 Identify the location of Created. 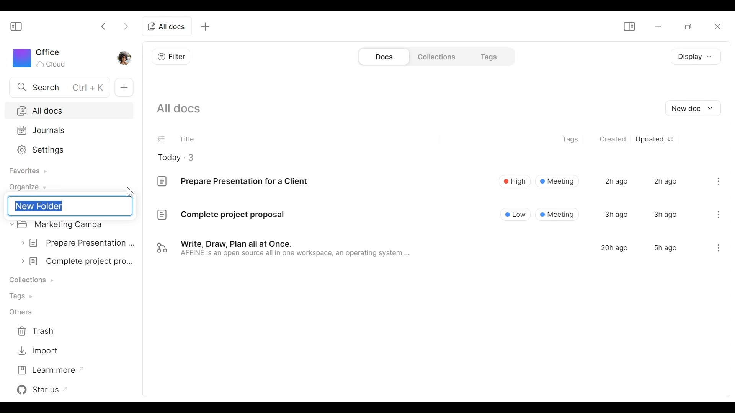
(613, 140).